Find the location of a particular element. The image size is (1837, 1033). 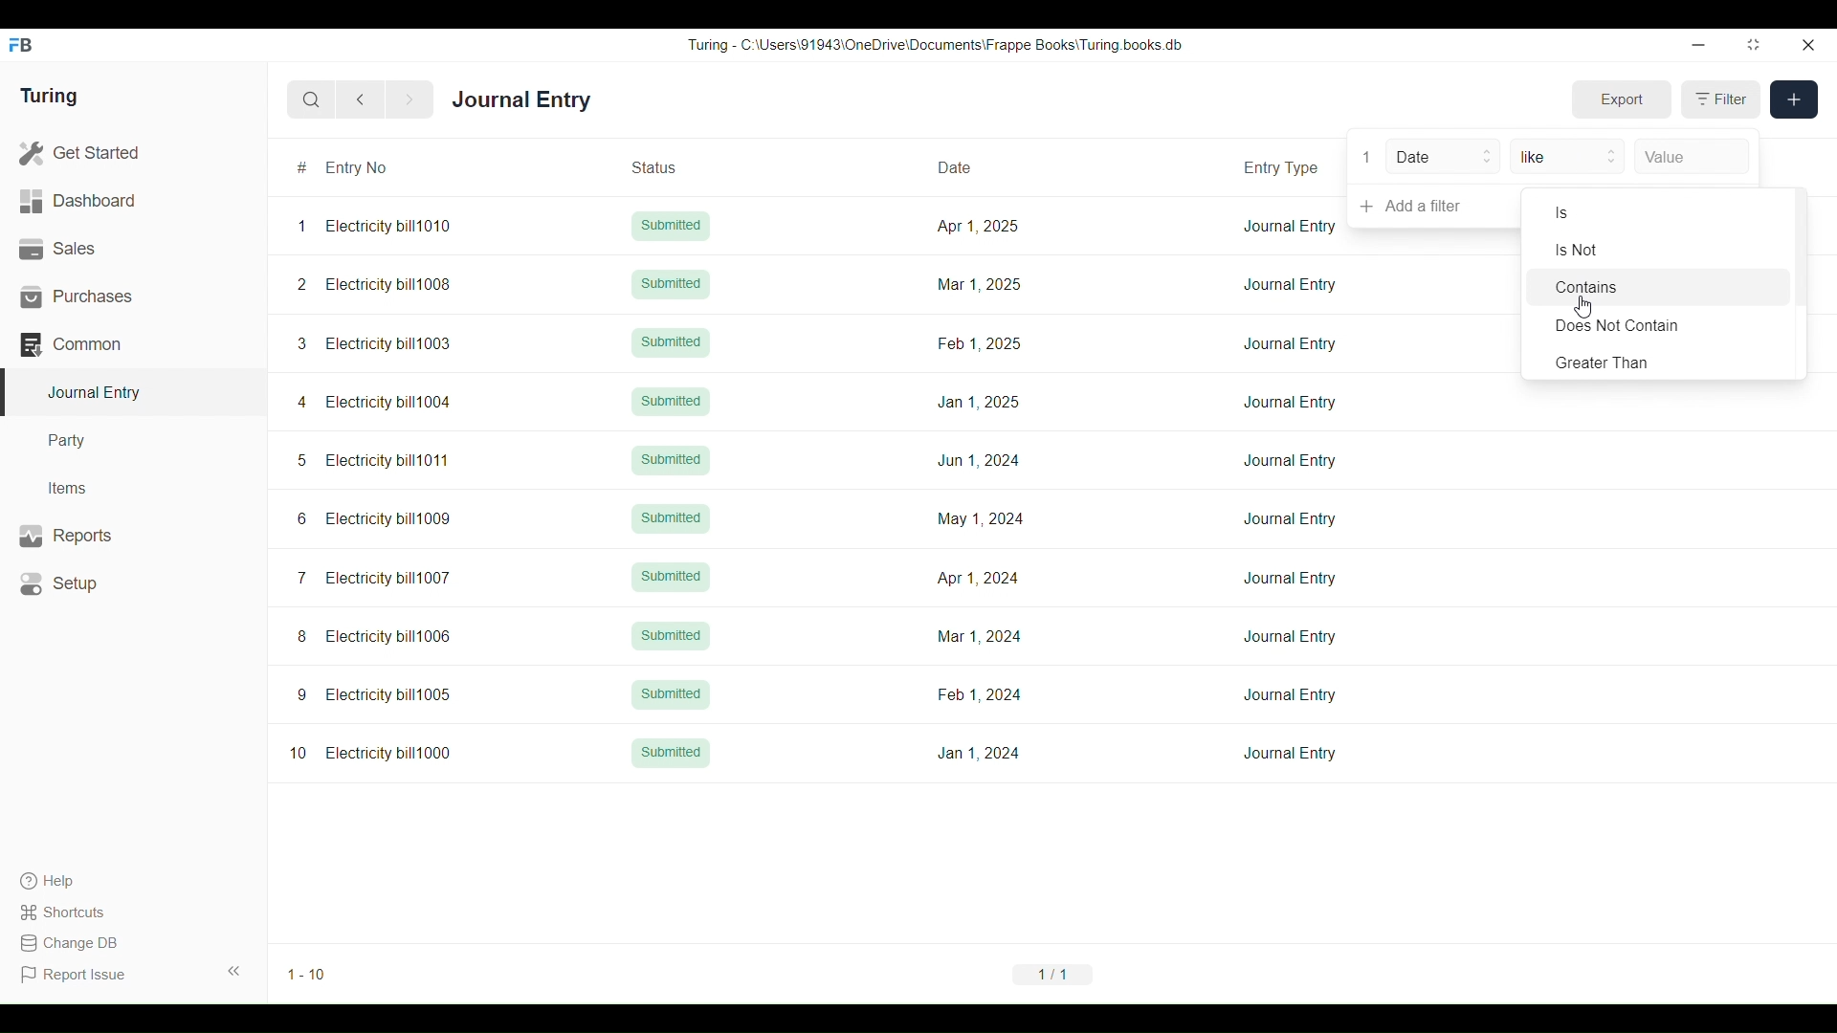

Help is located at coordinates (72, 881).